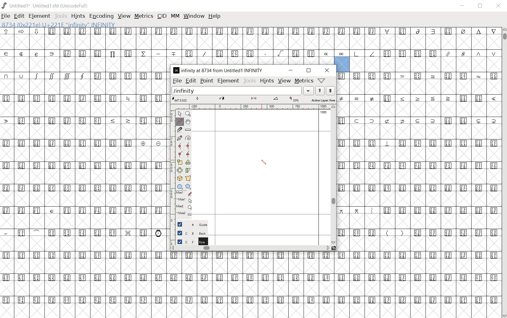  Describe the element at coordinates (358, 98) in the screenshot. I see `symbols` at that location.